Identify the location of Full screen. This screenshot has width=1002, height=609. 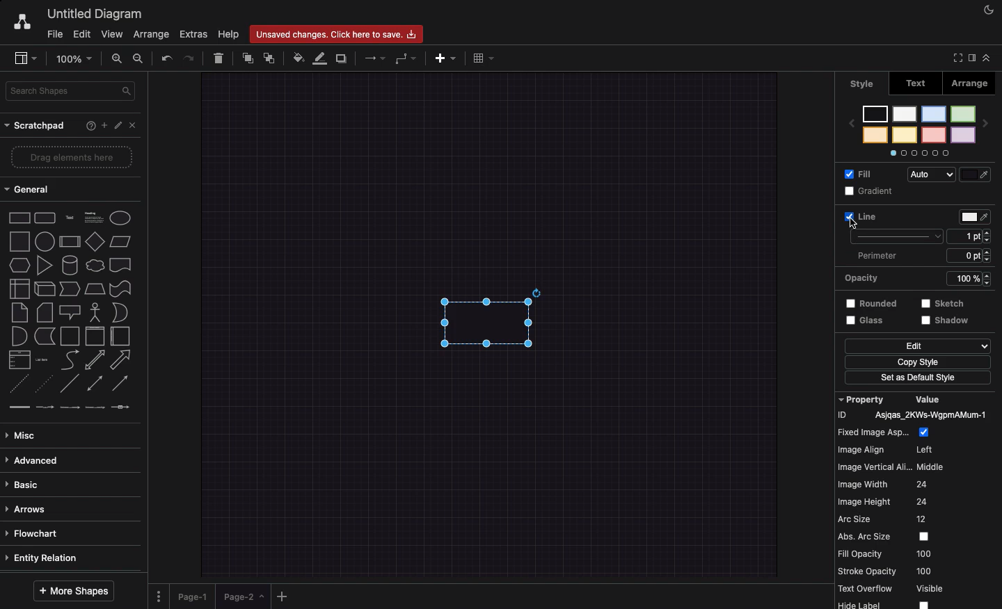
(956, 59).